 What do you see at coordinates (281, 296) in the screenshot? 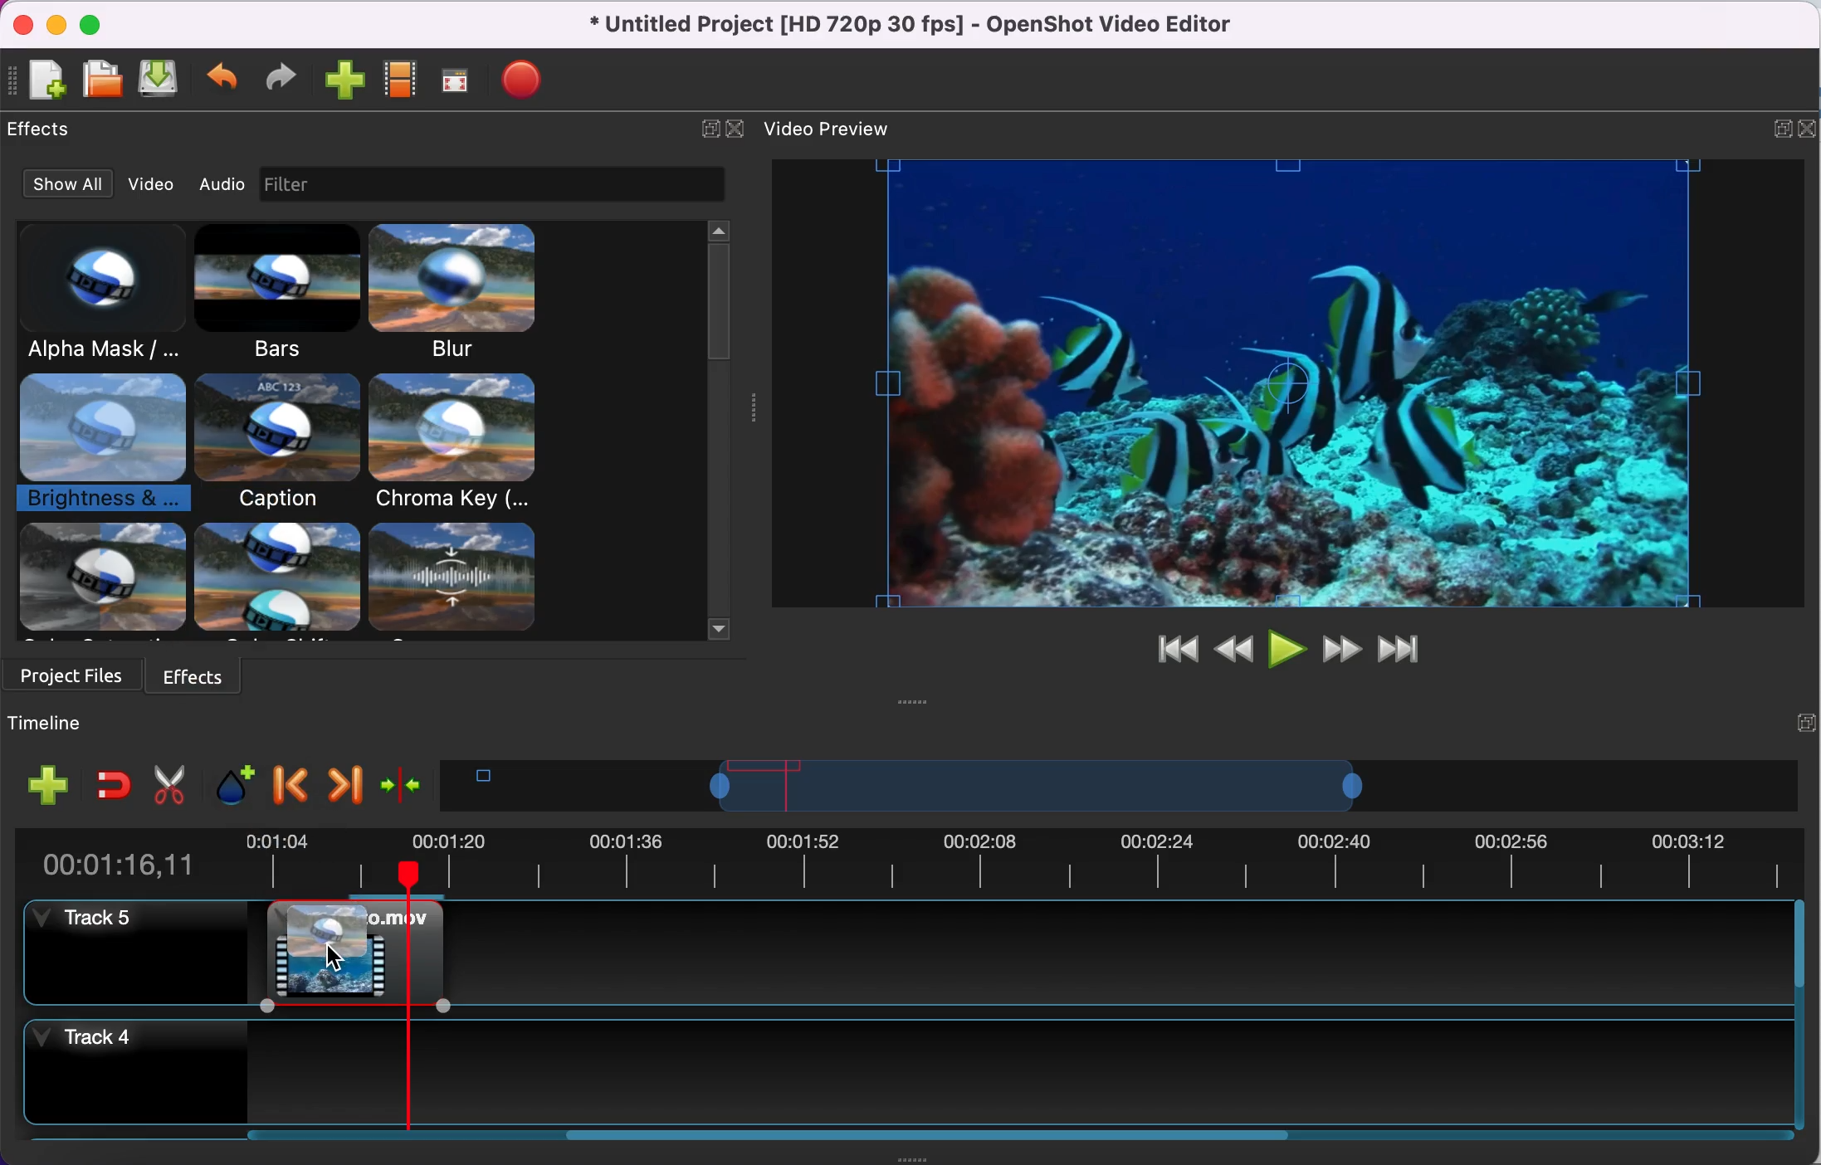
I see `bars` at bounding box center [281, 296].